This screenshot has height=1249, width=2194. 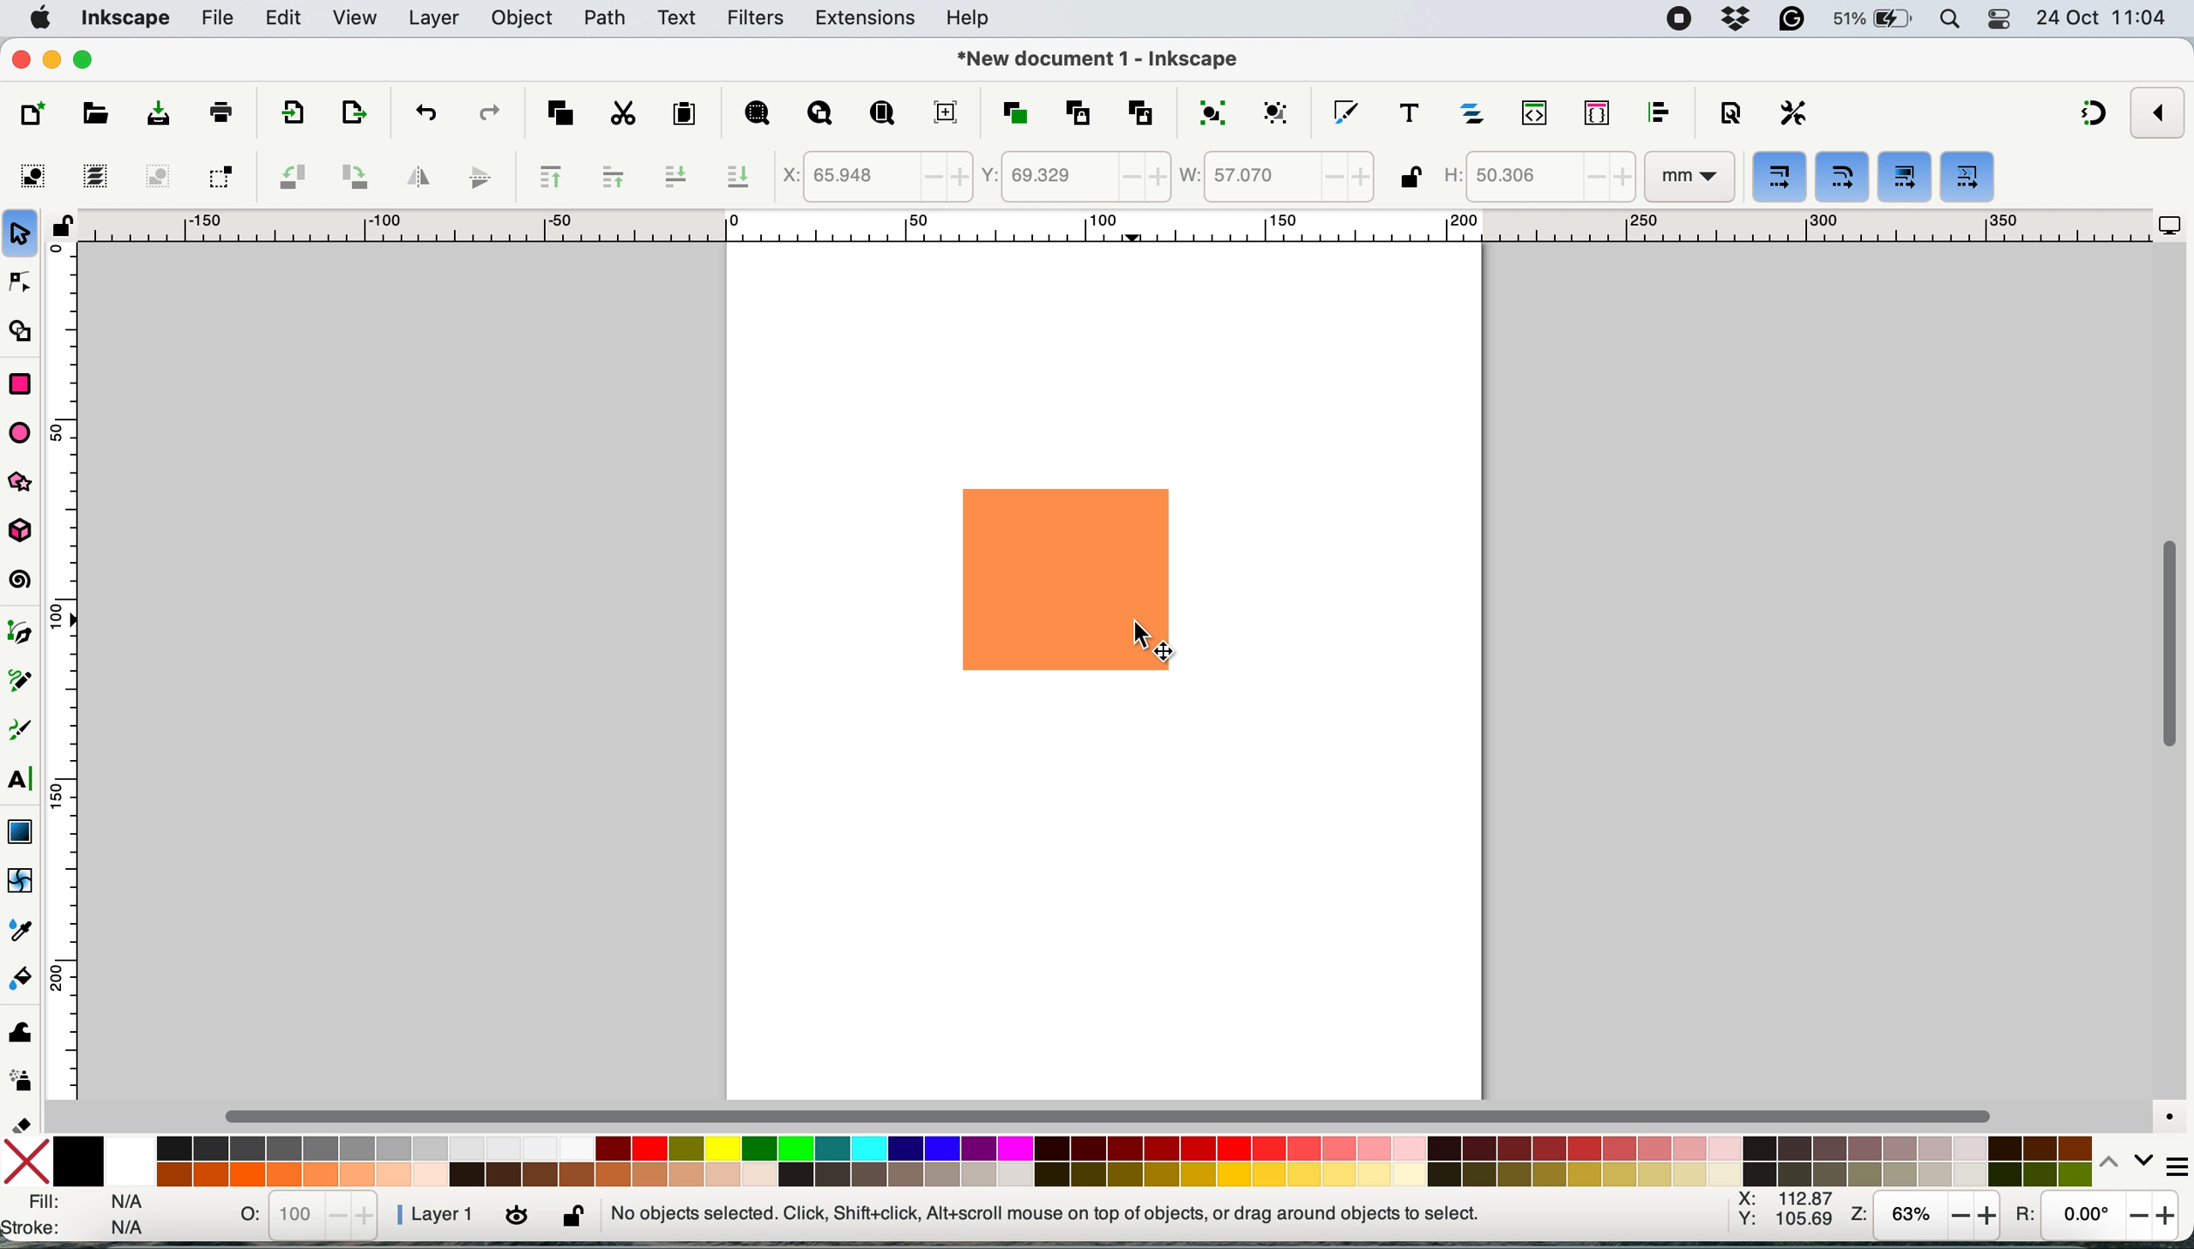 What do you see at coordinates (1345, 108) in the screenshot?
I see `fill and stroke` at bounding box center [1345, 108].